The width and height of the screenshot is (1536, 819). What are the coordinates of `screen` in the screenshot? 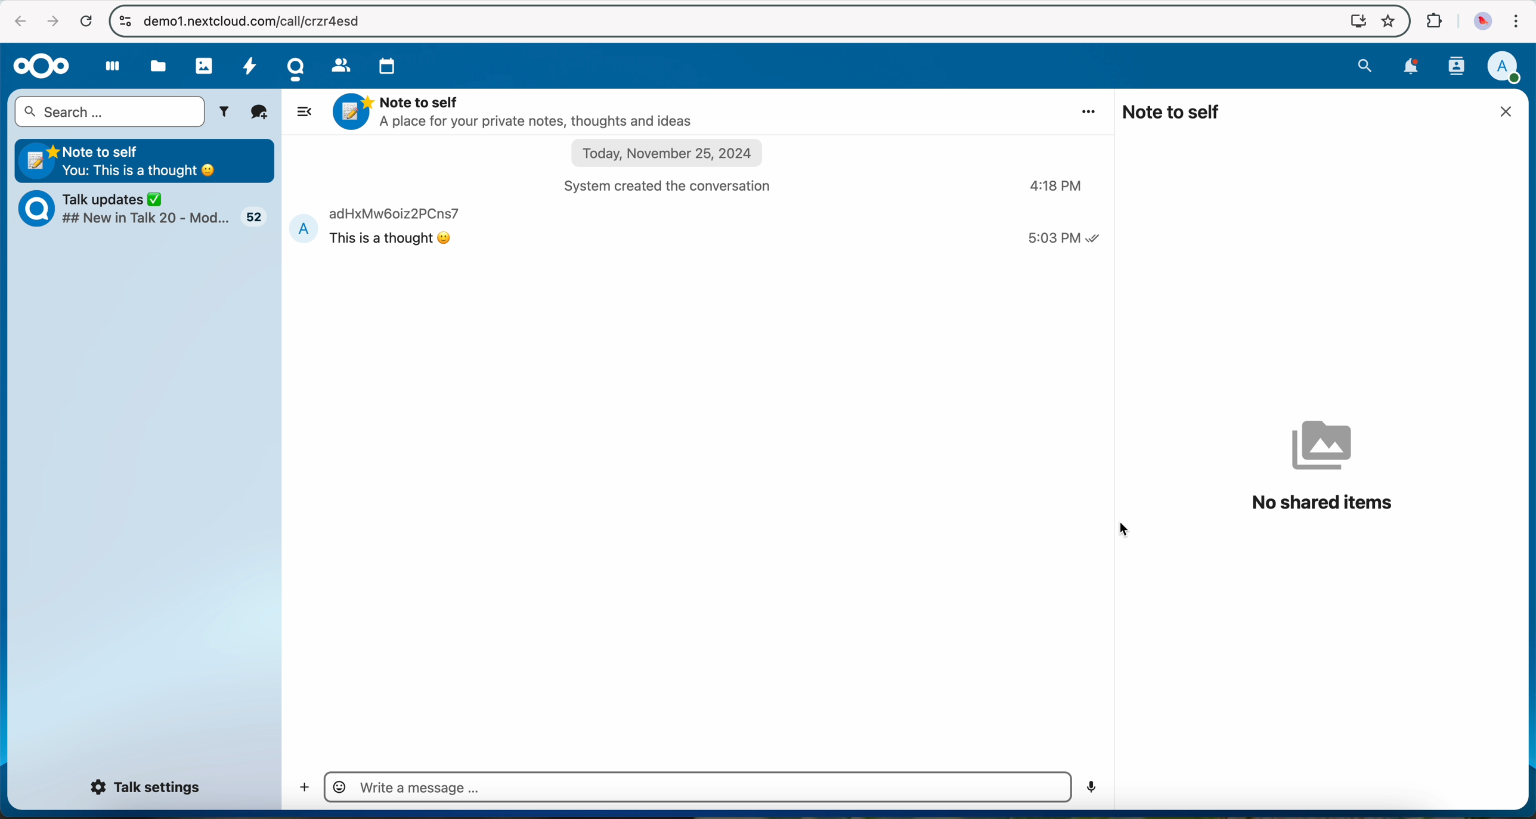 It's located at (1354, 21).